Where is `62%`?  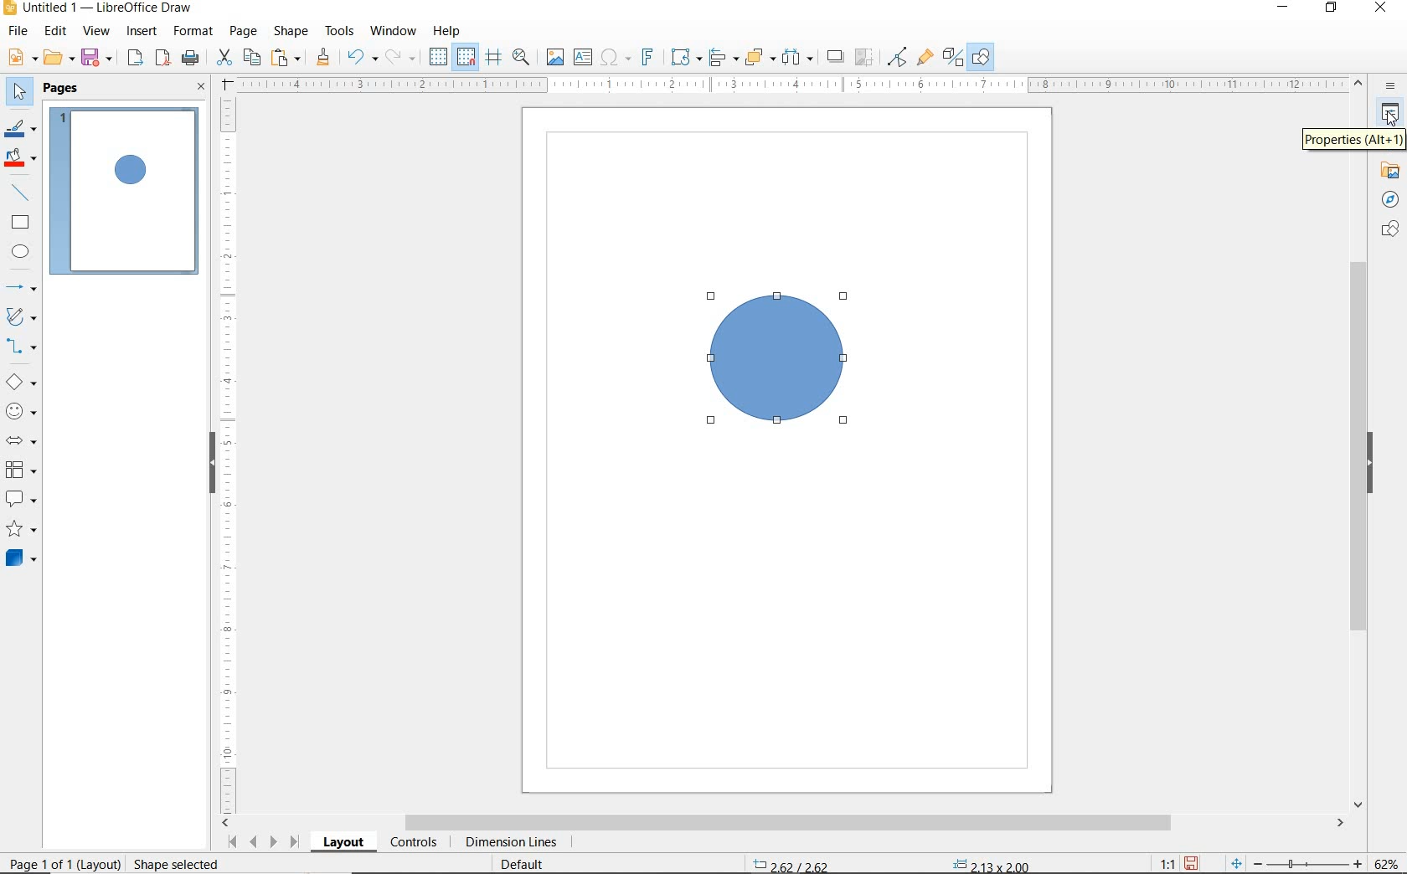
62% is located at coordinates (1390, 863).